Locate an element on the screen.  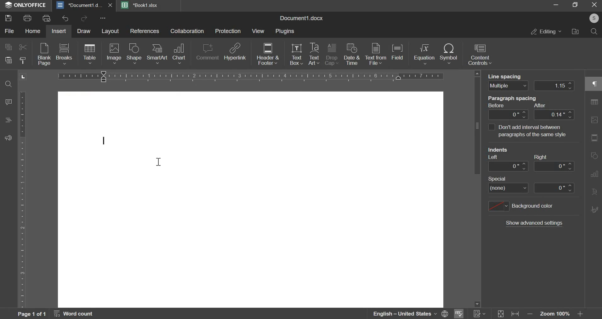
view is located at coordinates (258, 31).